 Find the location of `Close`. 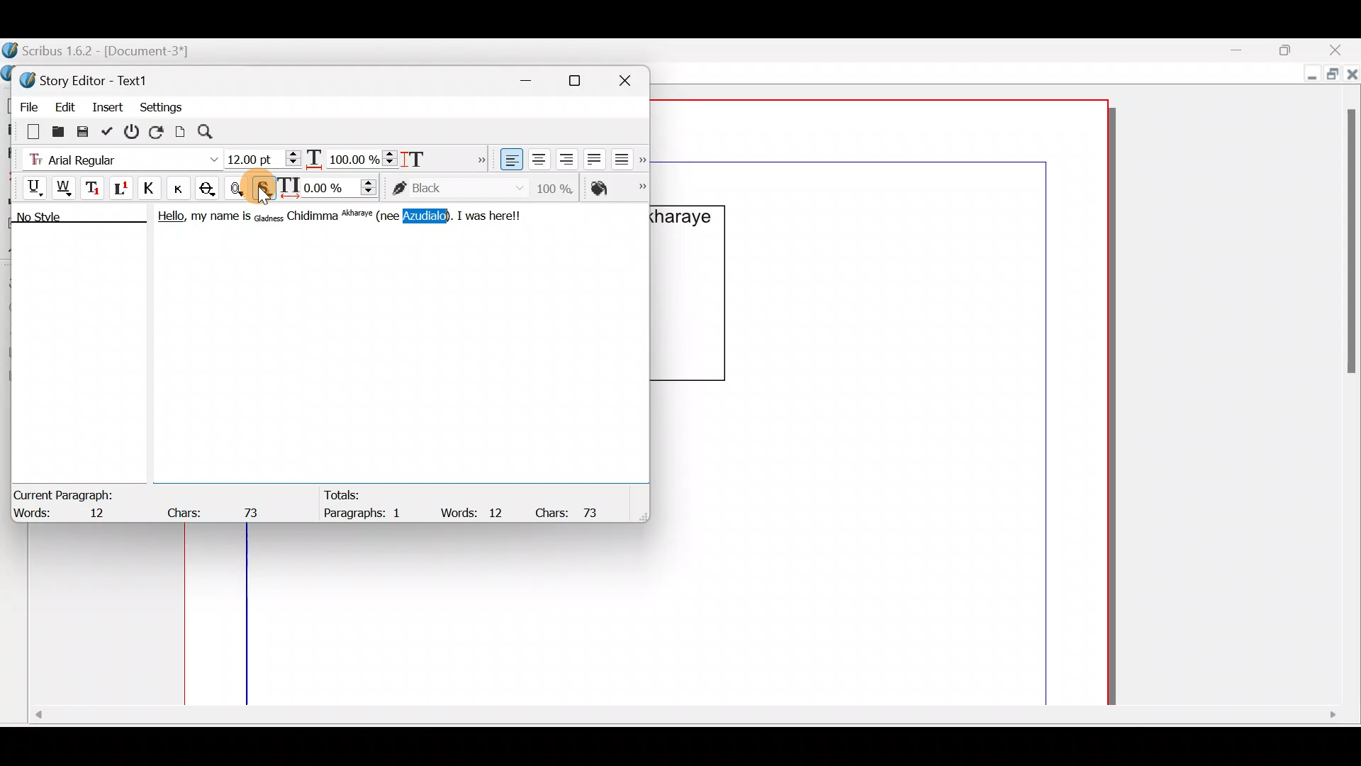

Close is located at coordinates (1340, 50).